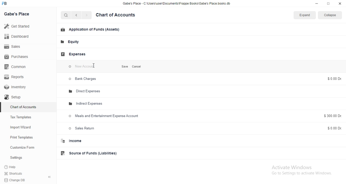 This screenshot has width=346, height=184. Describe the element at coordinates (82, 128) in the screenshot. I see `Sales Return` at that location.